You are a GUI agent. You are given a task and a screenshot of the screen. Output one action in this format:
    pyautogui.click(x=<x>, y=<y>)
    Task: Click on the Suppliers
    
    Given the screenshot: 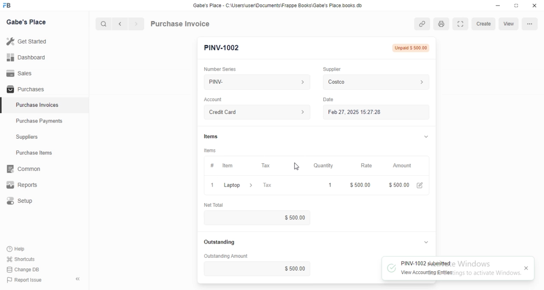 What is the action you would take?
    pyautogui.click(x=44, y=136)
    